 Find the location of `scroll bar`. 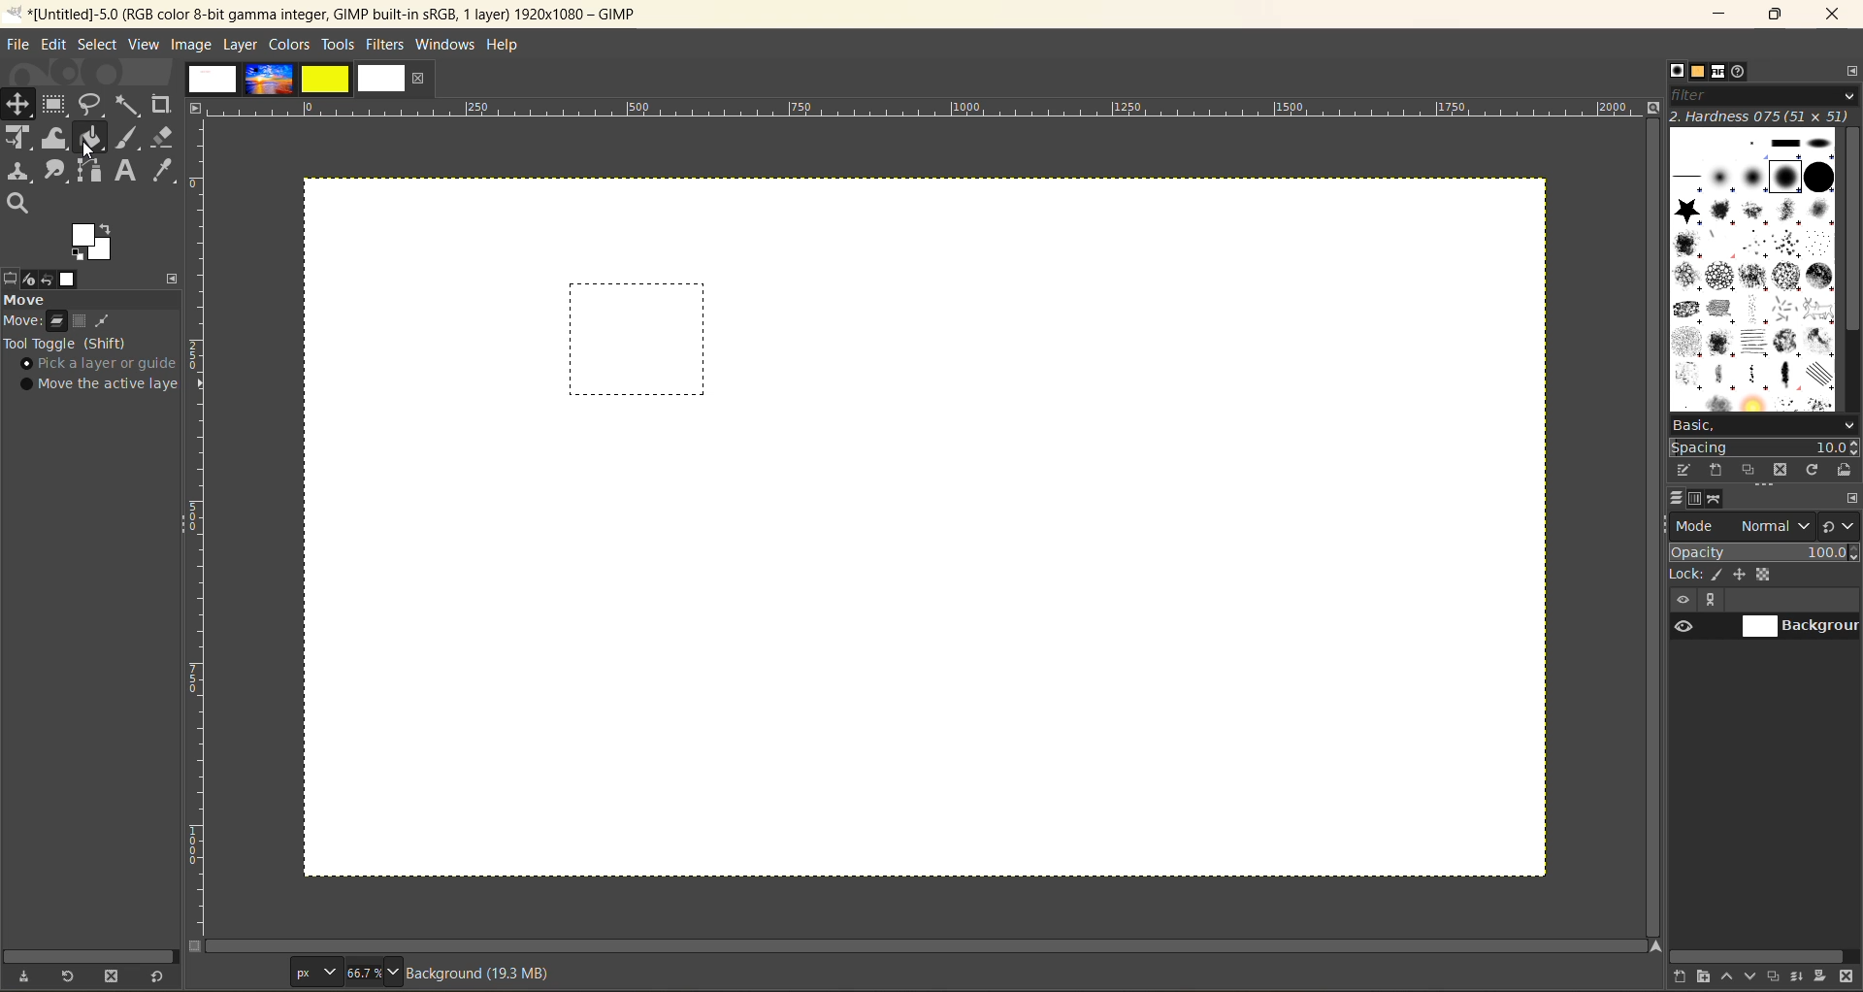

scroll bar is located at coordinates (931, 946).